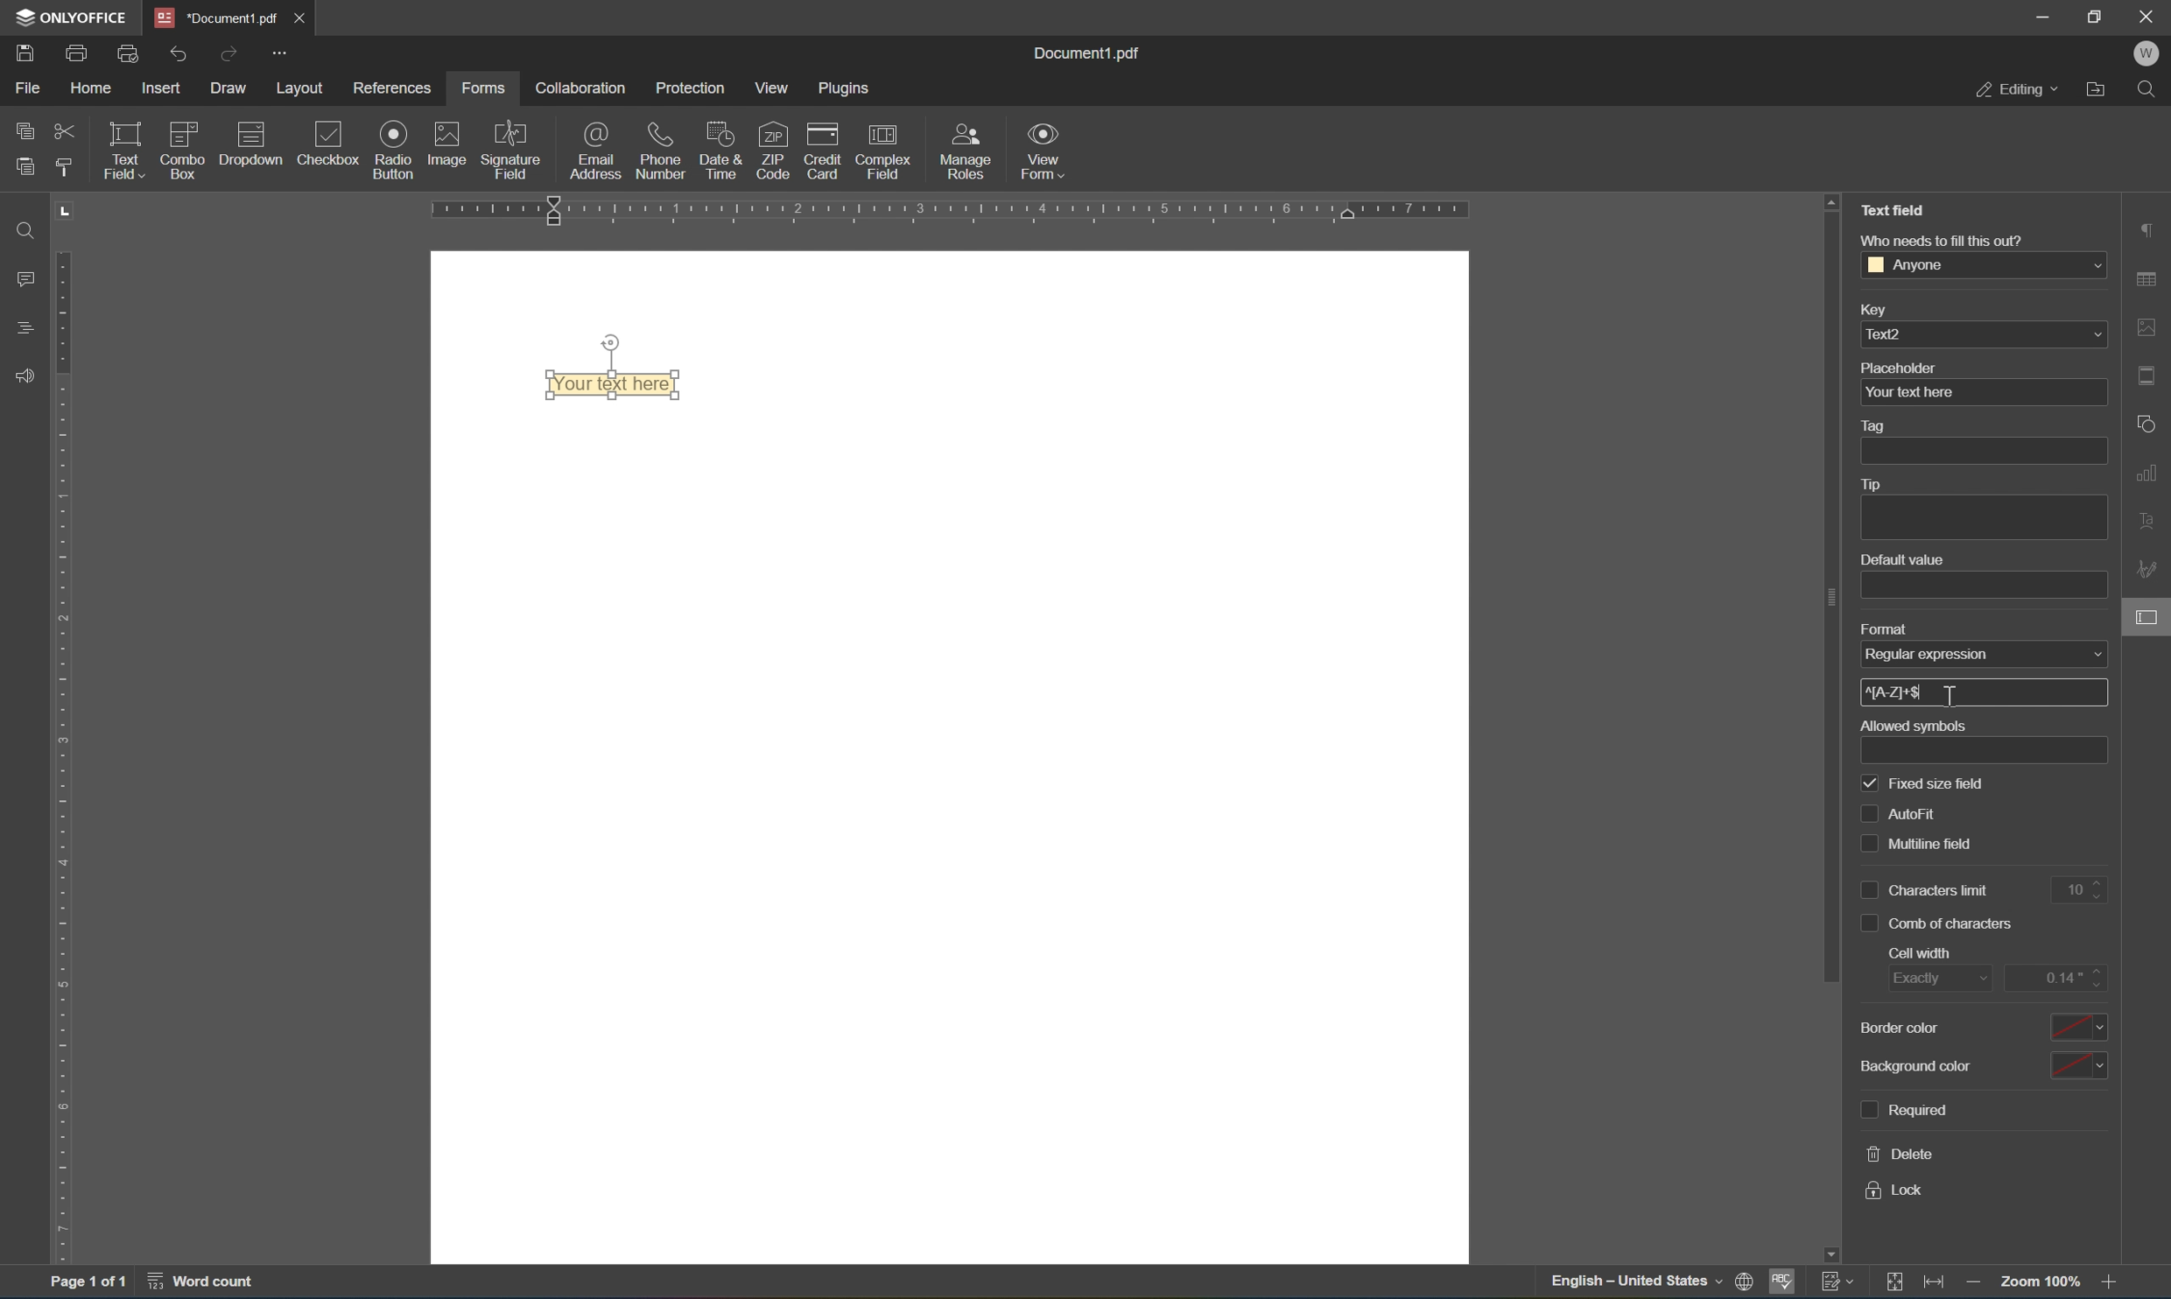  What do you see at coordinates (1920, 890) in the screenshot?
I see `characters limit` at bounding box center [1920, 890].